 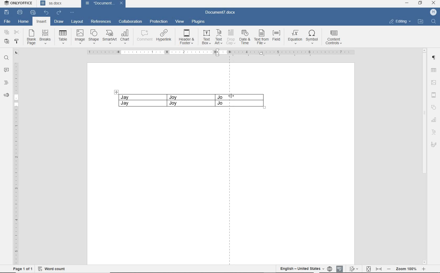 What do you see at coordinates (79, 37) in the screenshot?
I see `IMAGE` at bounding box center [79, 37].